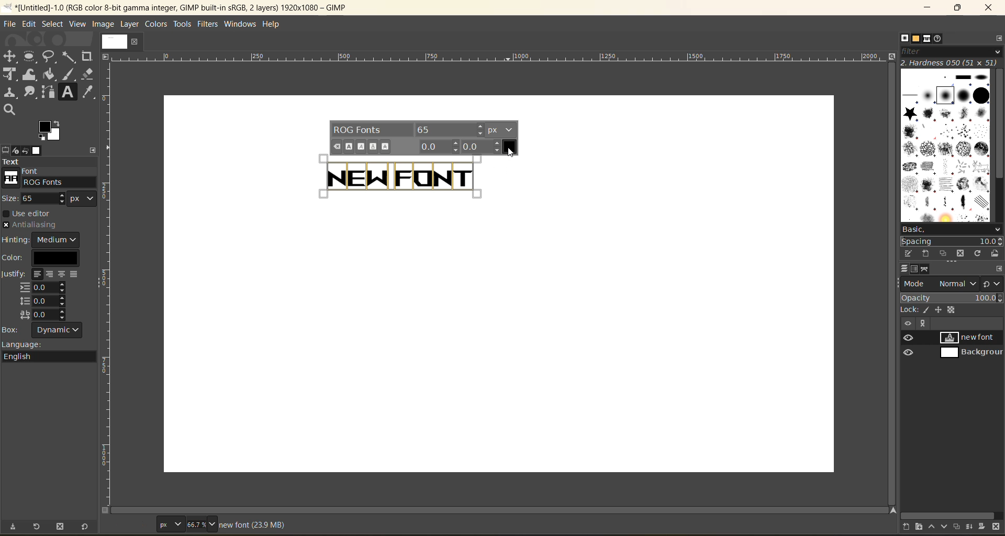 This screenshot has height=536, width=1005. Describe the element at coordinates (973, 527) in the screenshot. I see `merge this layer` at that location.